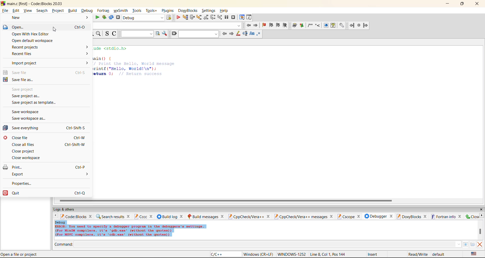 The width and height of the screenshot is (485, 258). Describe the element at coordinates (448, 4) in the screenshot. I see `minimize` at that location.